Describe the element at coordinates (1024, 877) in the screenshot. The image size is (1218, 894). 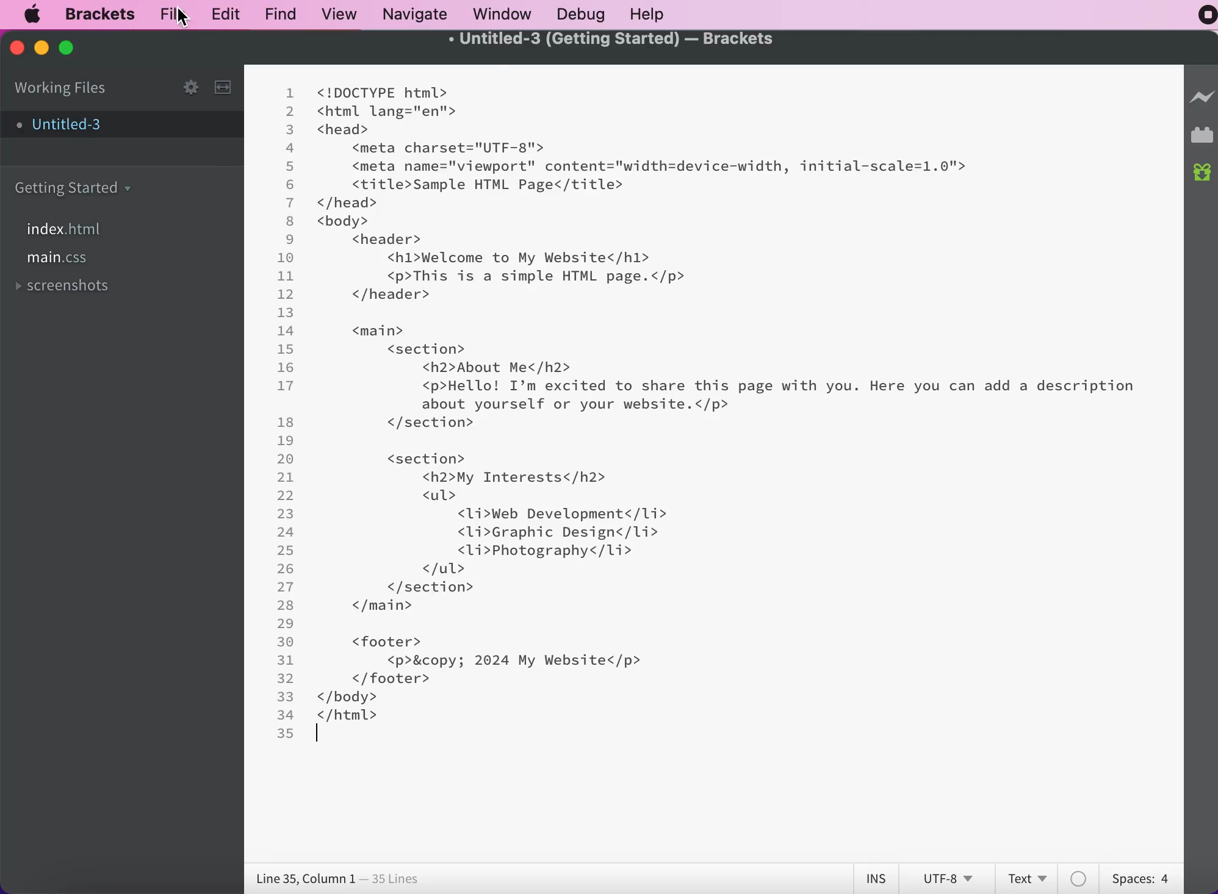
I see `text` at that location.